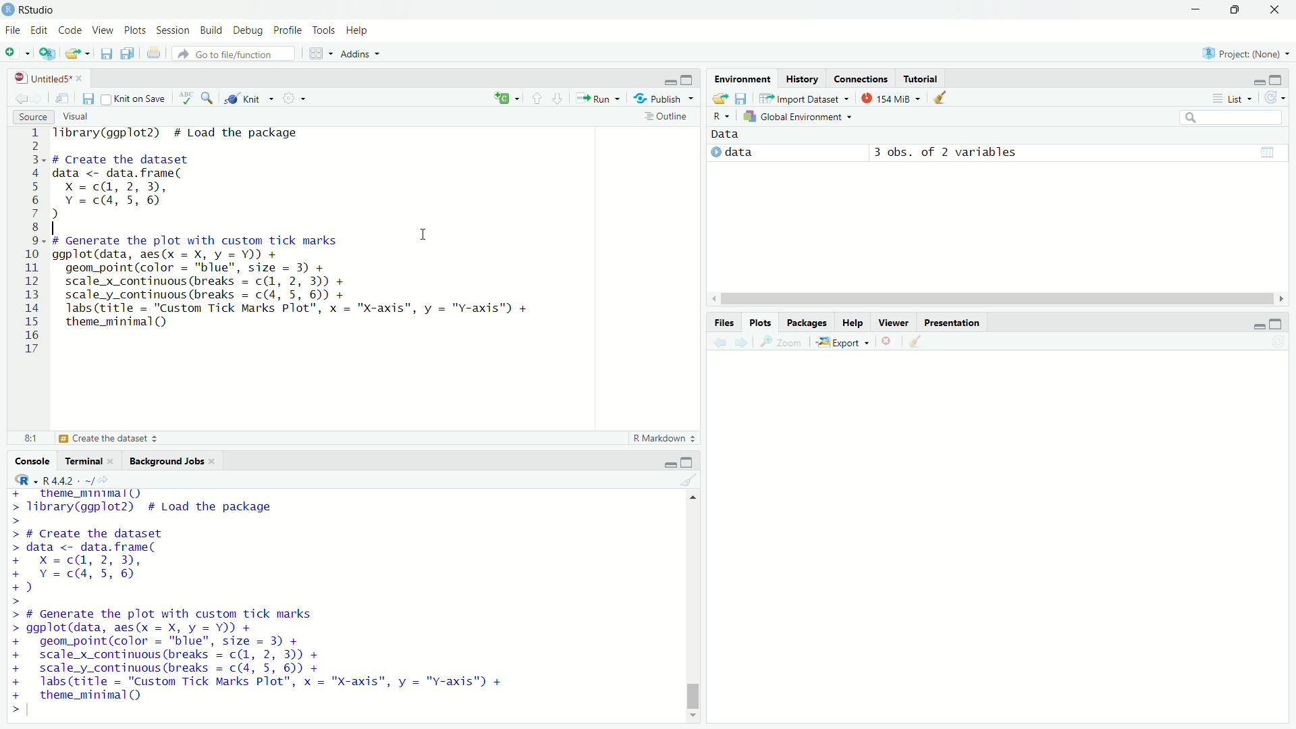  What do you see at coordinates (17, 603) in the screenshot?
I see `prompt cursor` at bounding box center [17, 603].